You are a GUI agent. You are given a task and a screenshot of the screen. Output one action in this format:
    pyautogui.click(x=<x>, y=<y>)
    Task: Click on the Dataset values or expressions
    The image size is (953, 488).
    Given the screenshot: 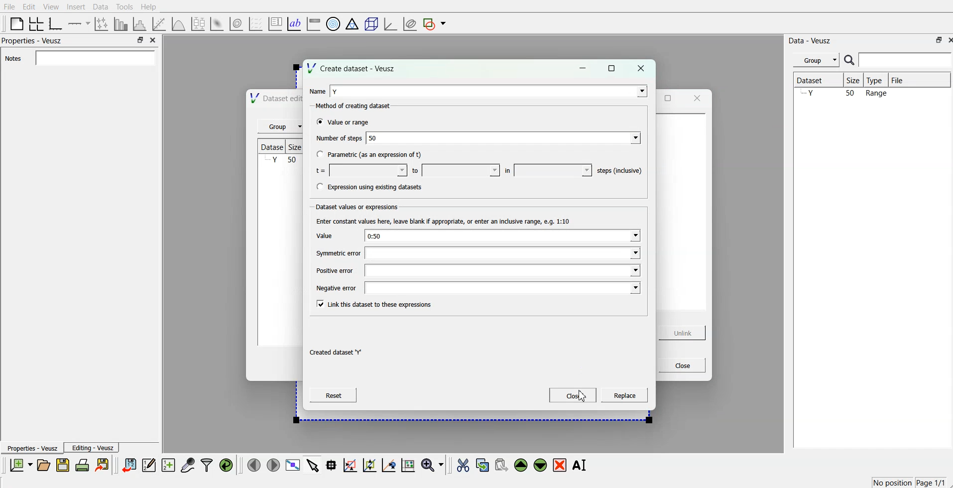 What is the action you would take?
    pyautogui.click(x=358, y=206)
    